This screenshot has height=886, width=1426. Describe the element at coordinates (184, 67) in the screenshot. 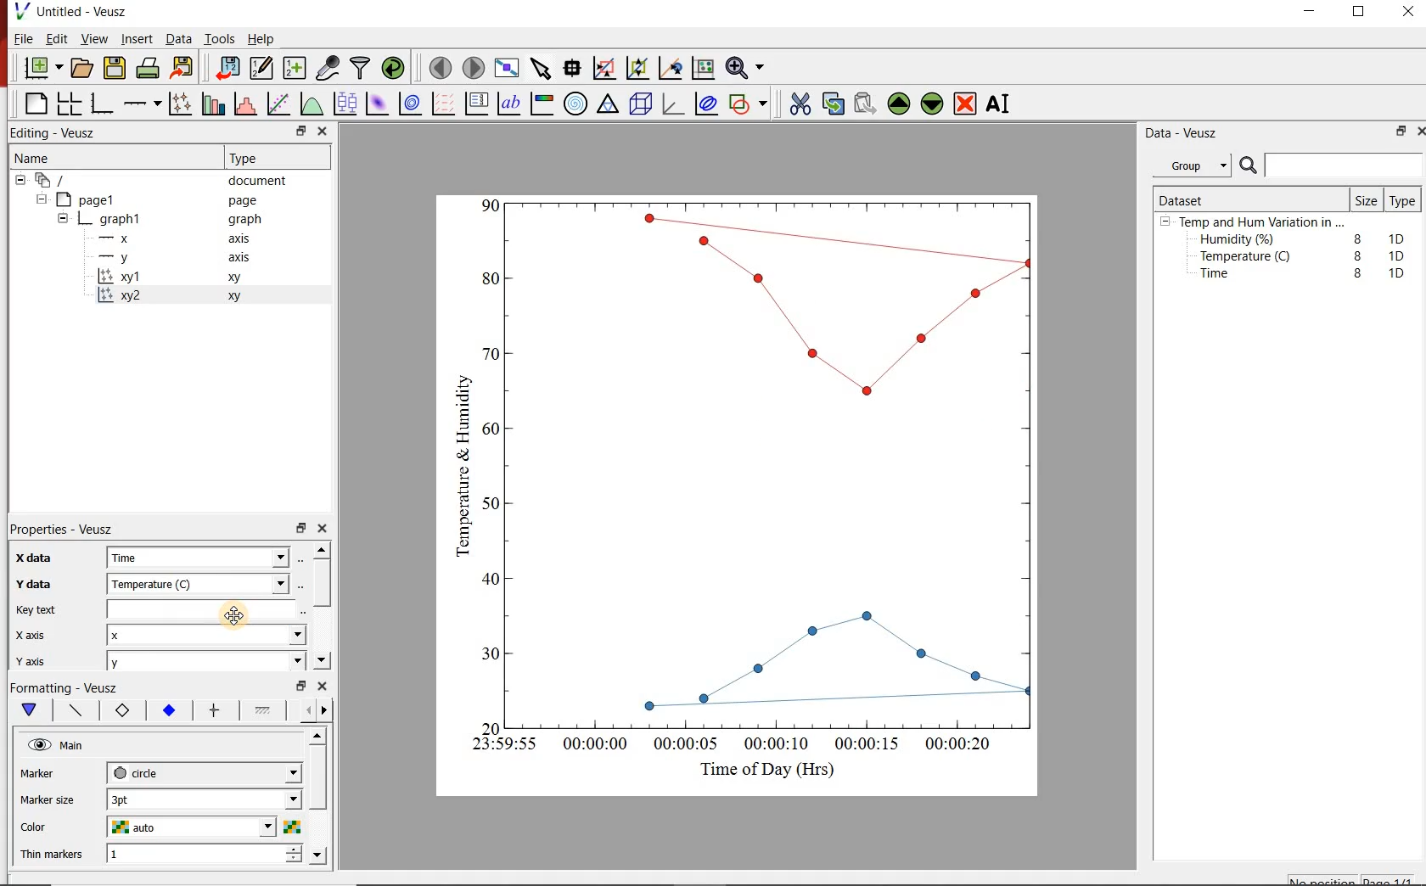

I see `Export to graphics format` at that location.